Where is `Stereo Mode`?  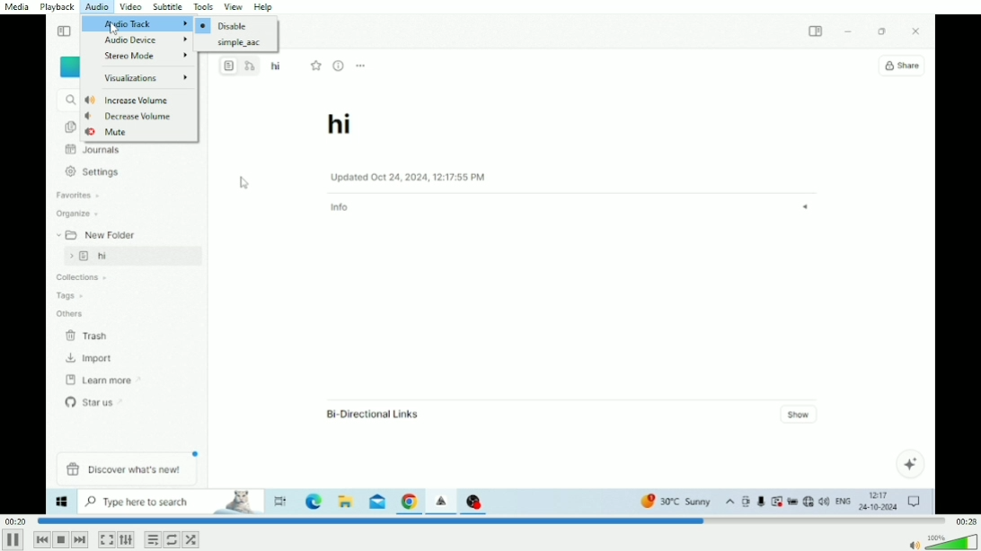 Stereo Mode is located at coordinates (147, 57).